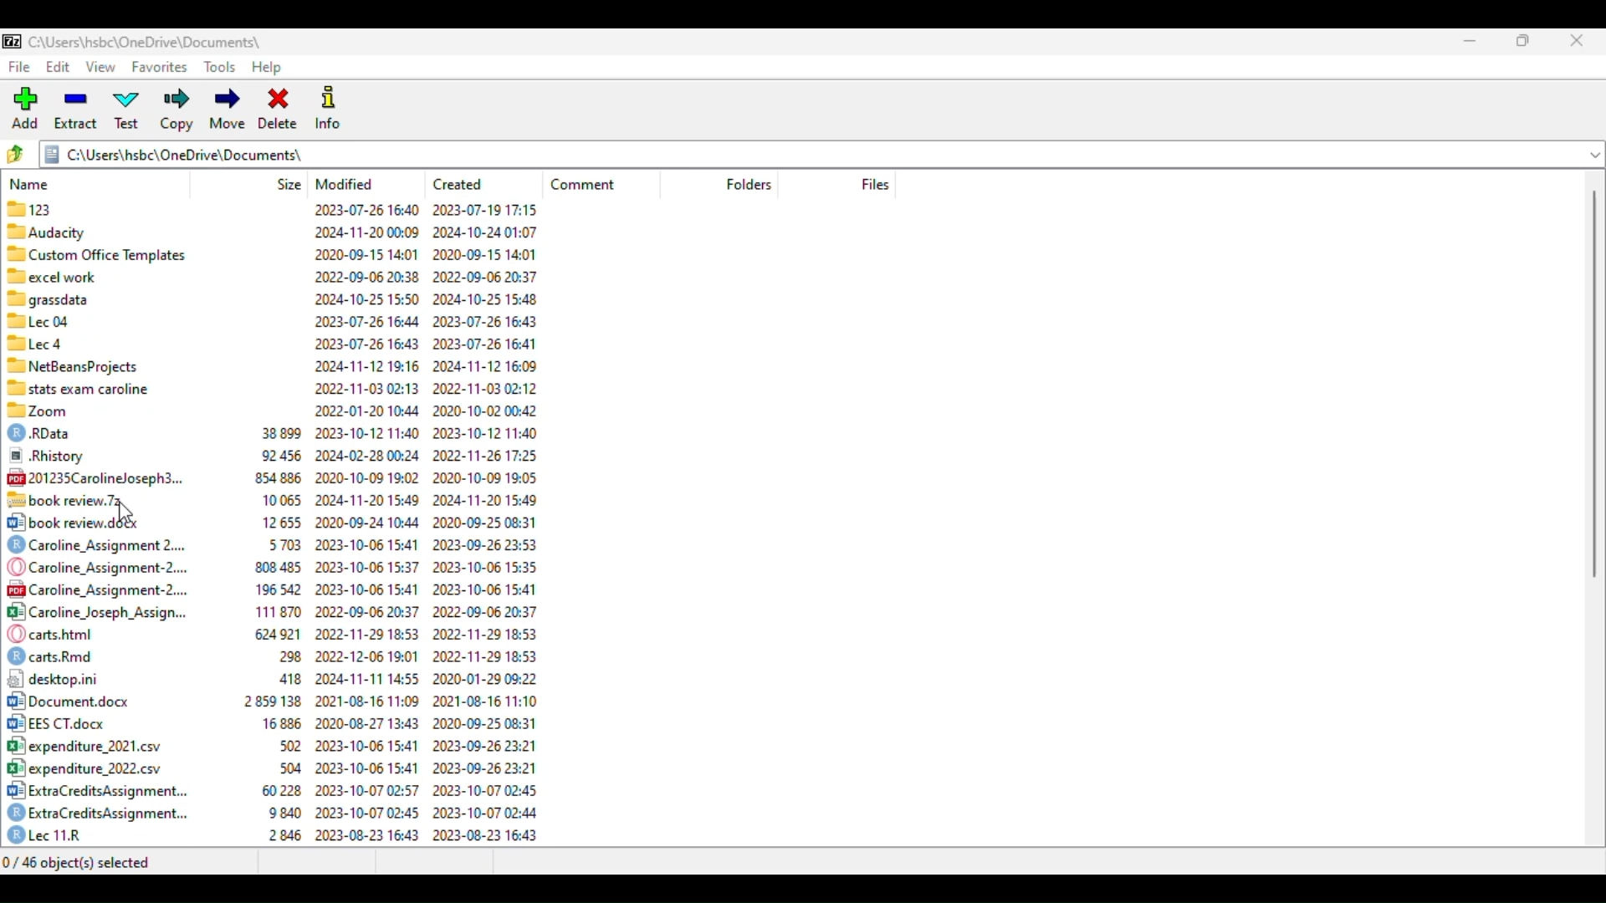  I want to click on files, so click(874, 183).